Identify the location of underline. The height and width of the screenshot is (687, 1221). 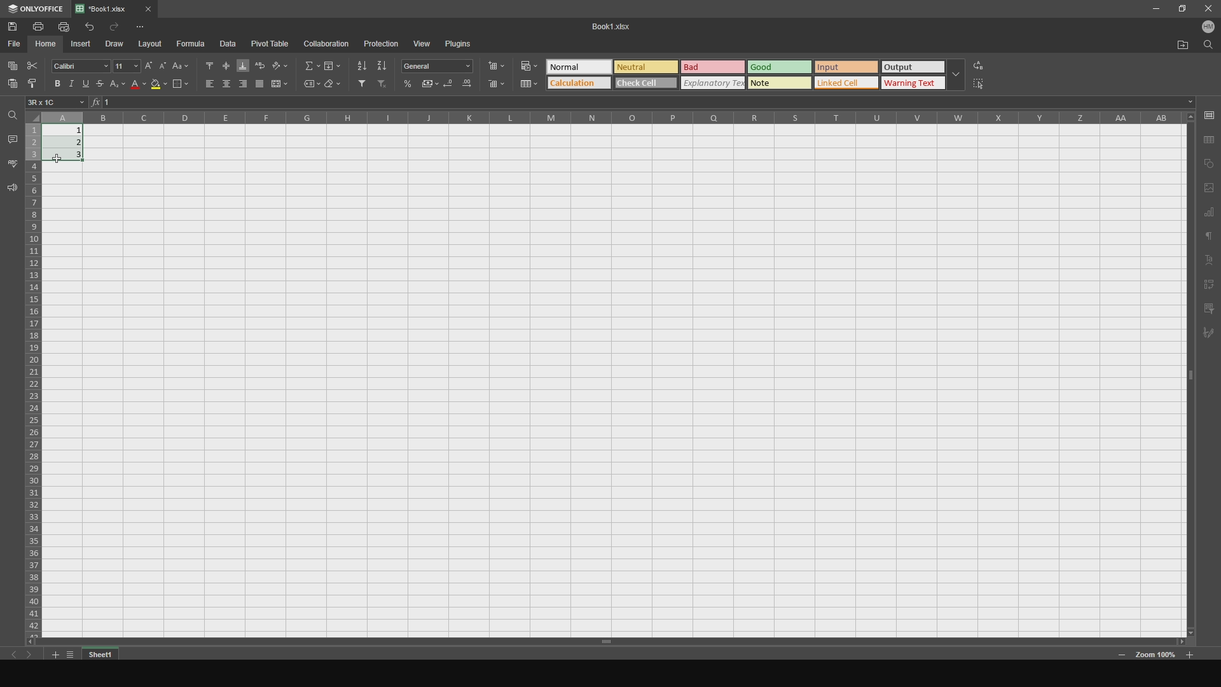
(89, 85).